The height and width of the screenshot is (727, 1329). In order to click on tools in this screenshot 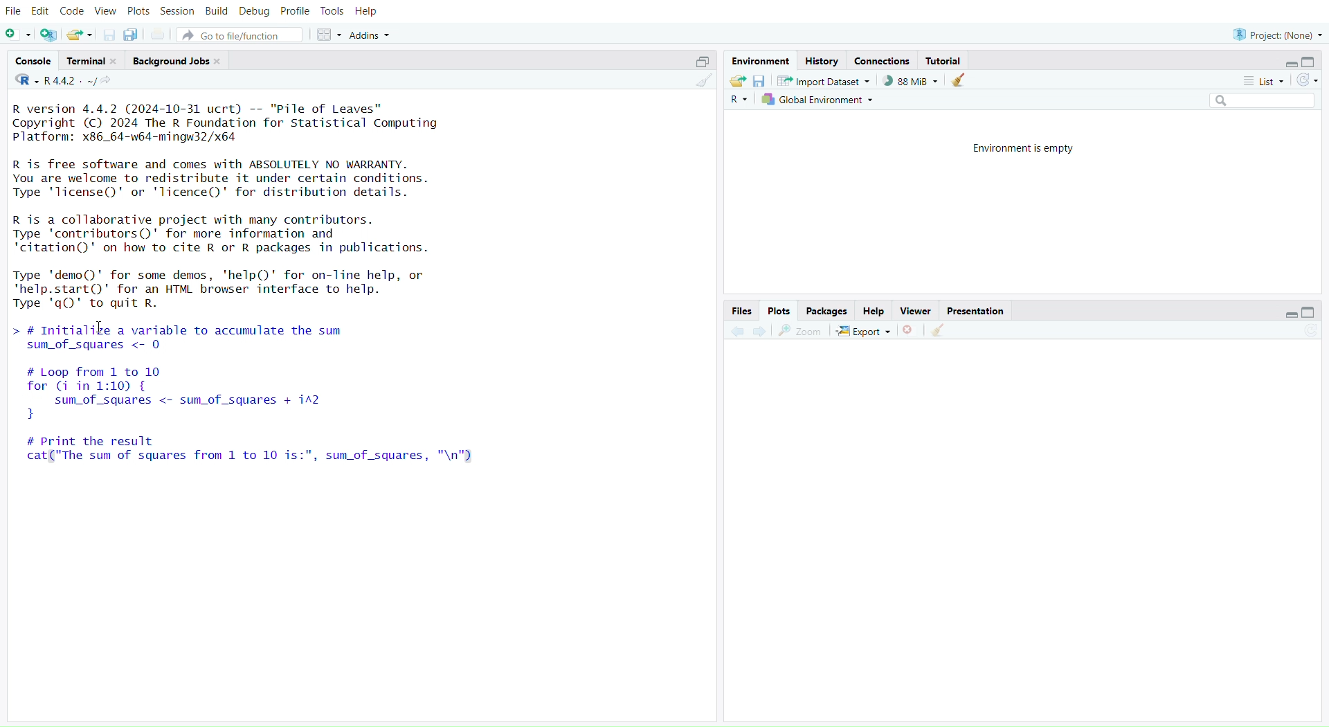, I will do `click(333, 11)`.